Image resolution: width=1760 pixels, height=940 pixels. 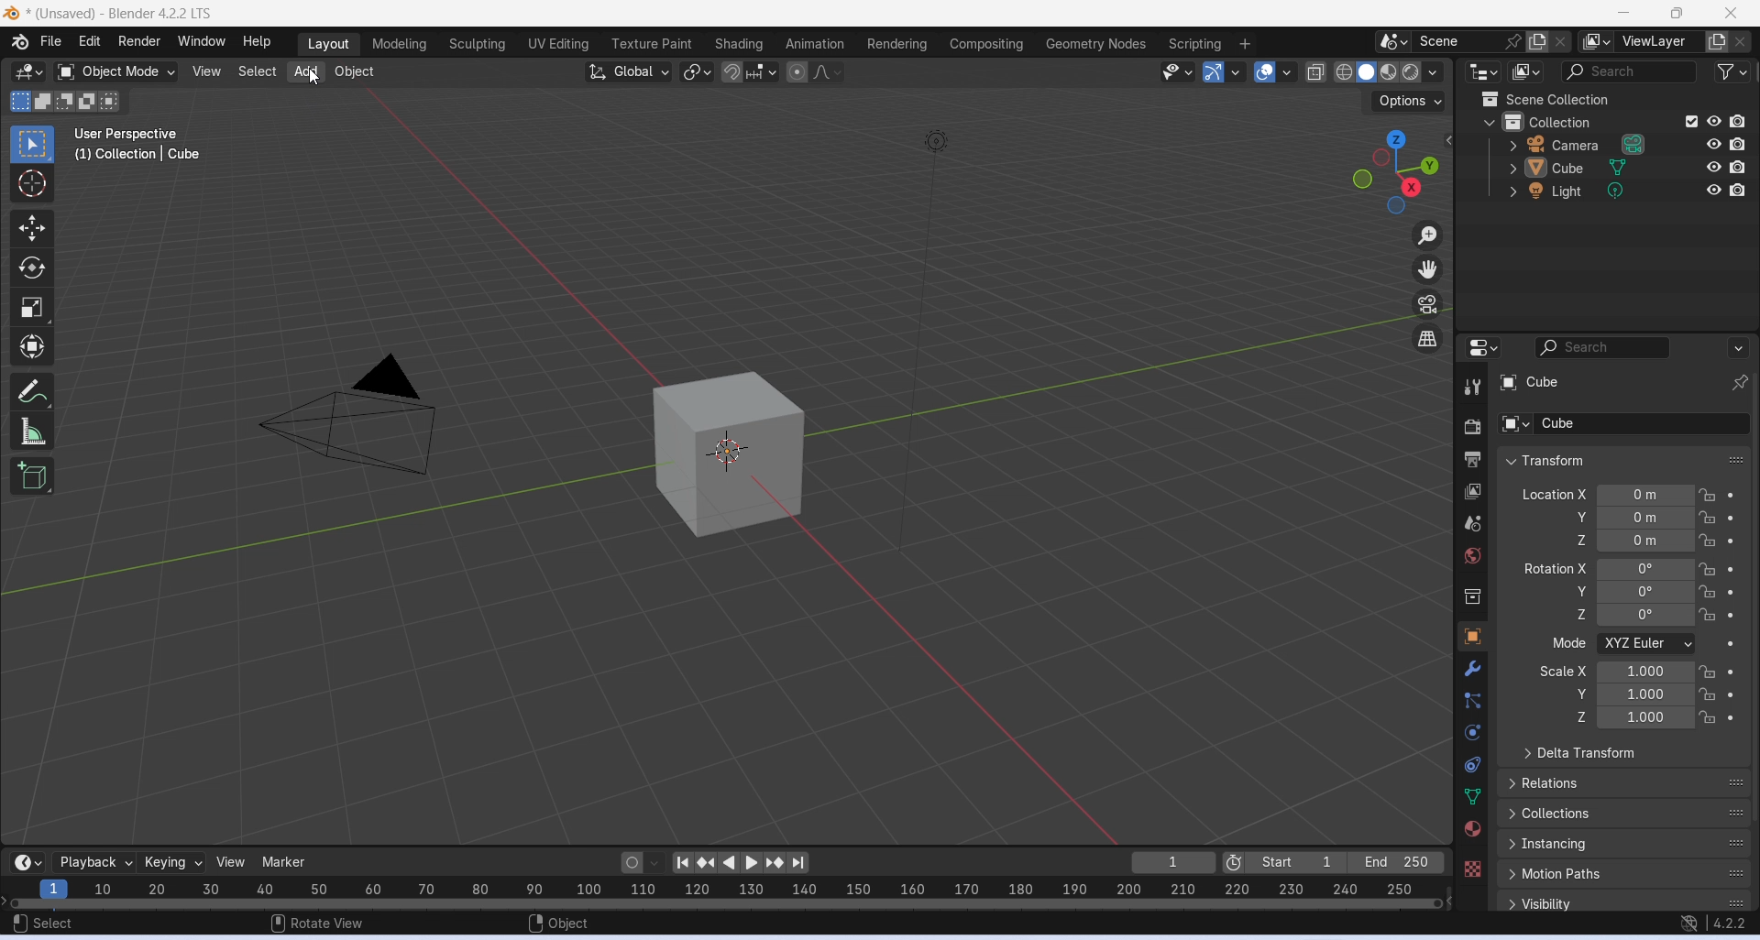 I want to click on view layer, so click(x=1473, y=492).